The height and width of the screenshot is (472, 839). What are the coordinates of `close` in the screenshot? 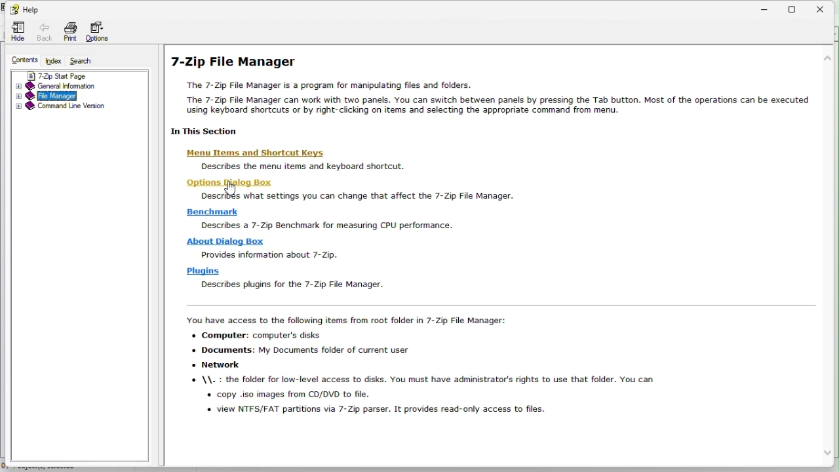 It's located at (825, 7).